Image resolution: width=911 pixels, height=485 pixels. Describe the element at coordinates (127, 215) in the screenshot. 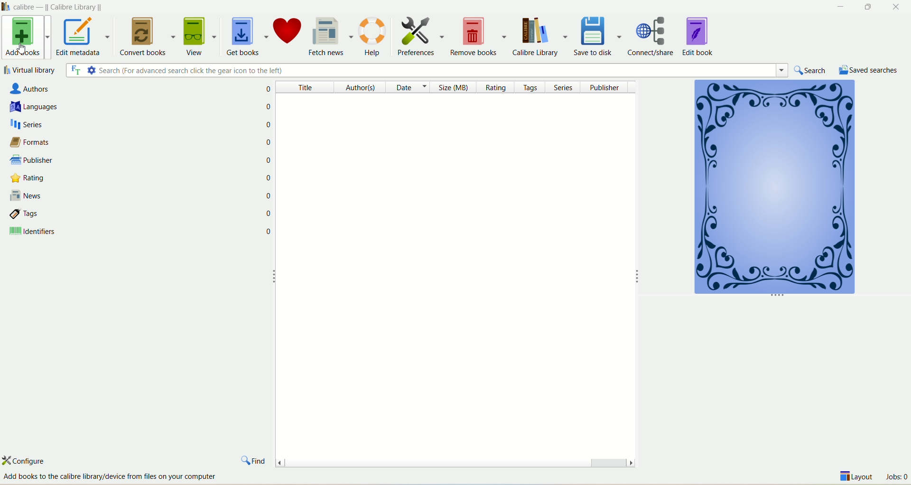

I see `tags` at that location.